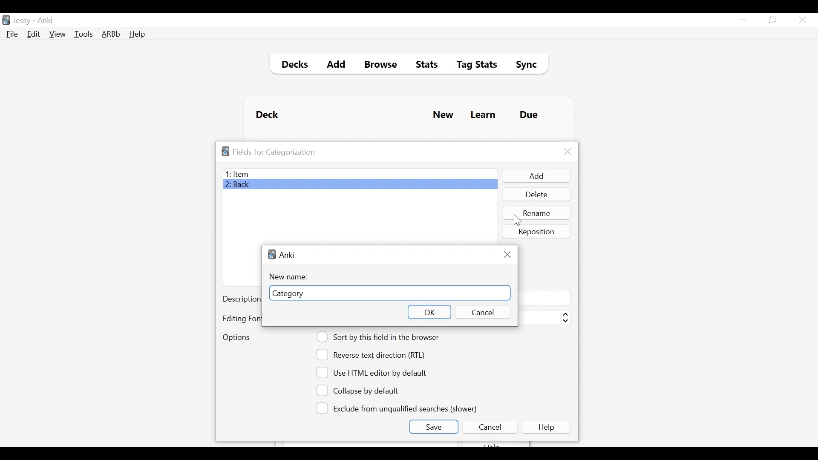 The height and width of the screenshot is (460, 818). What do you see at coordinates (481, 312) in the screenshot?
I see `Cancel` at bounding box center [481, 312].